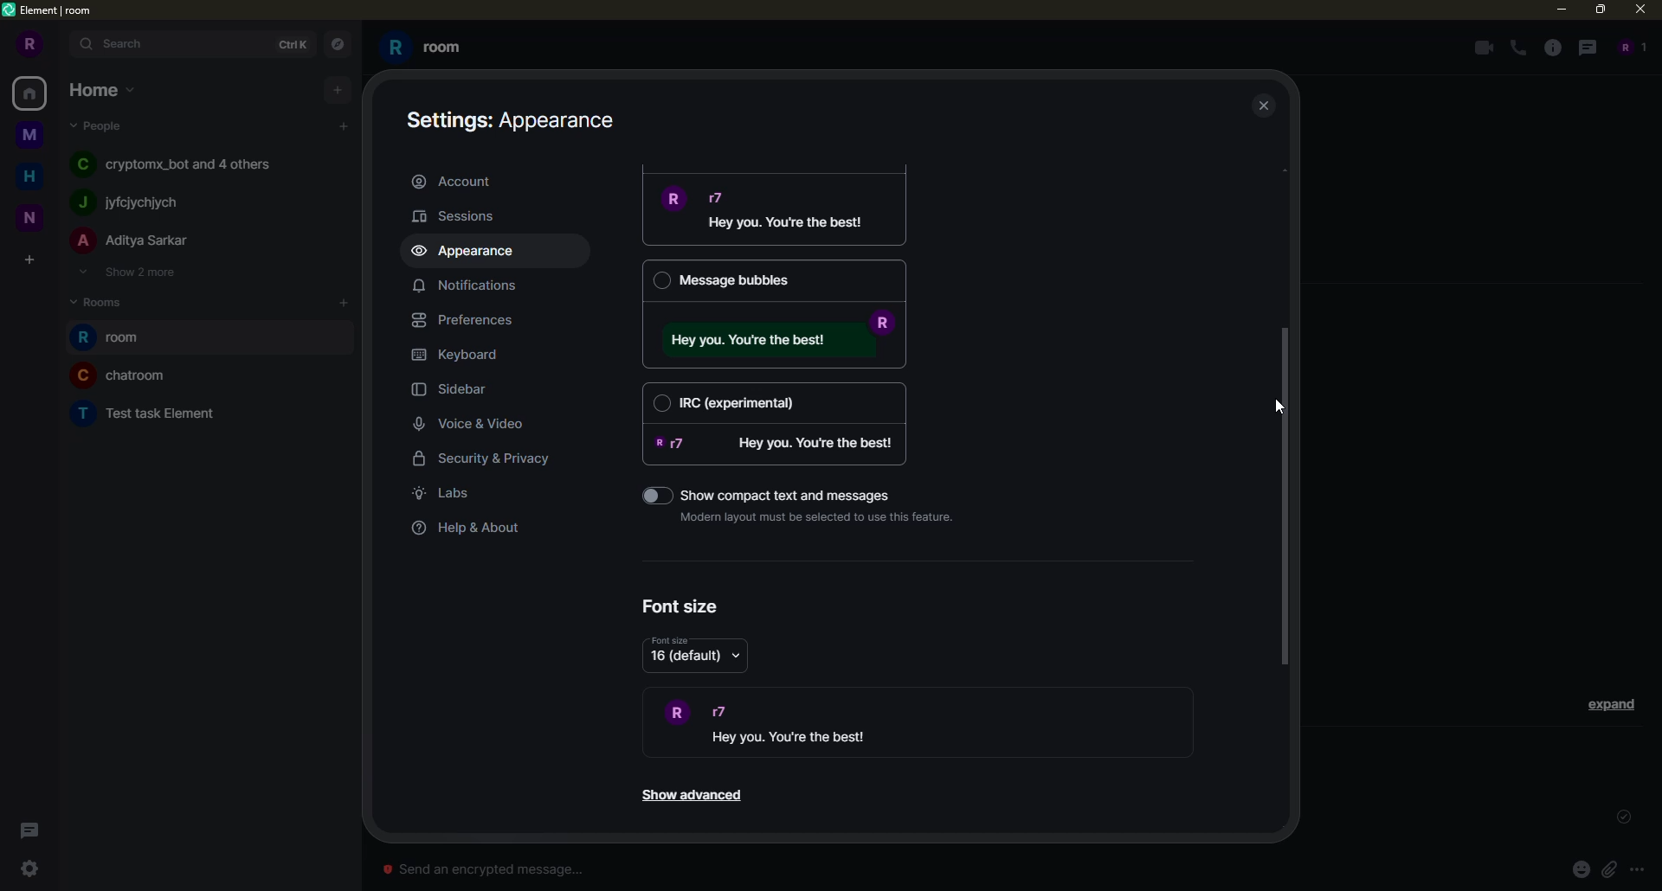 This screenshot has height=891, width=1662. I want to click on navigator, so click(336, 45).